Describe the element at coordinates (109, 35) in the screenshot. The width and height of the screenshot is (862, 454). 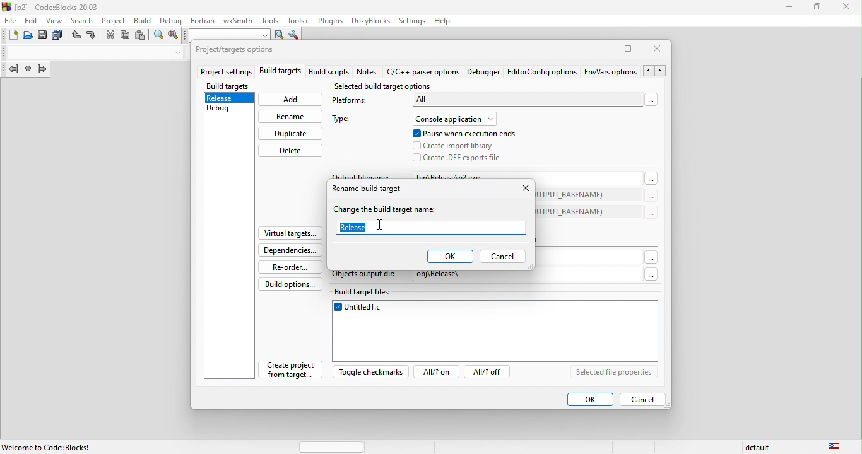
I see `cut` at that location.